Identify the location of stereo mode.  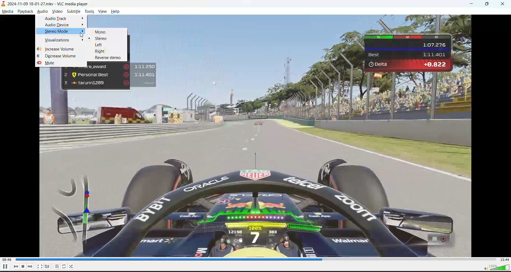
(60, 32).